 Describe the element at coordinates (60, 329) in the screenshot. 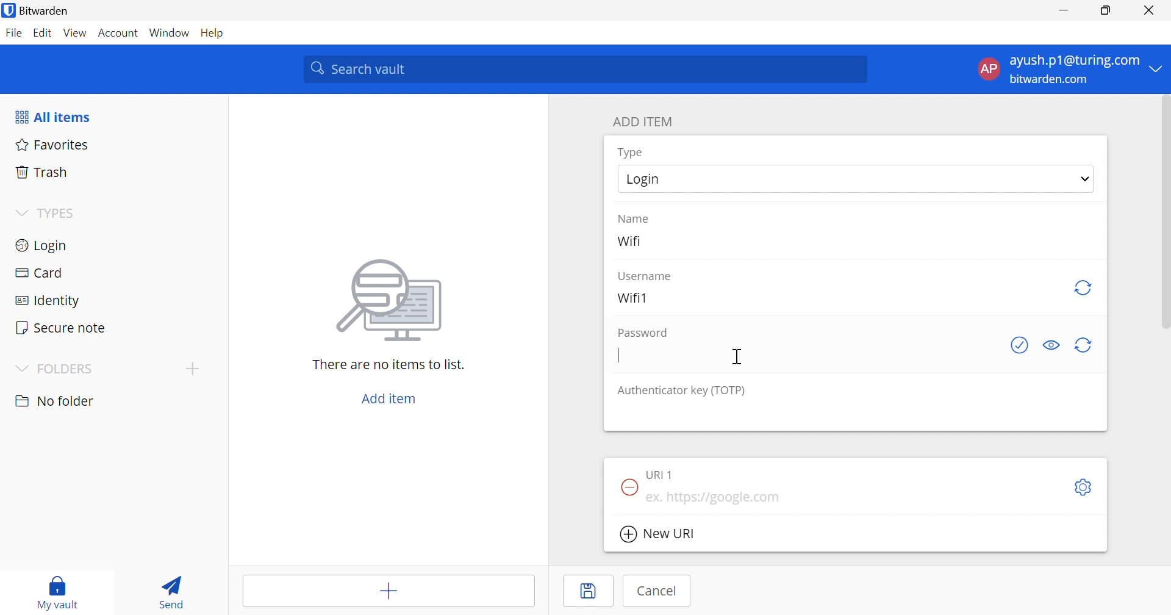

I see `Secure note` at that location.